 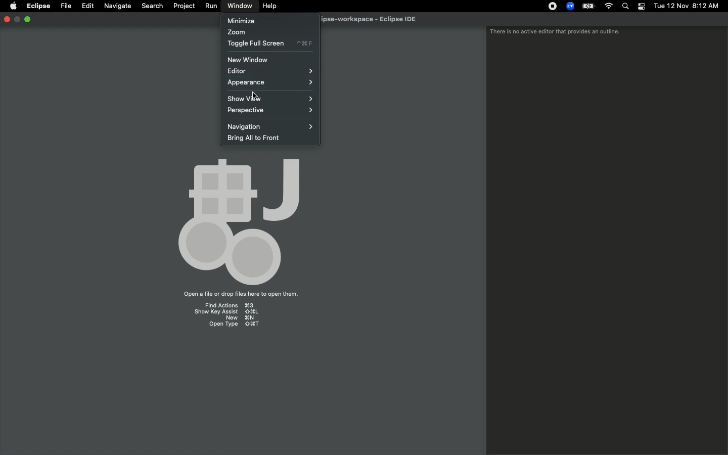 I want to click on Open type, so click(x=234, y=326).